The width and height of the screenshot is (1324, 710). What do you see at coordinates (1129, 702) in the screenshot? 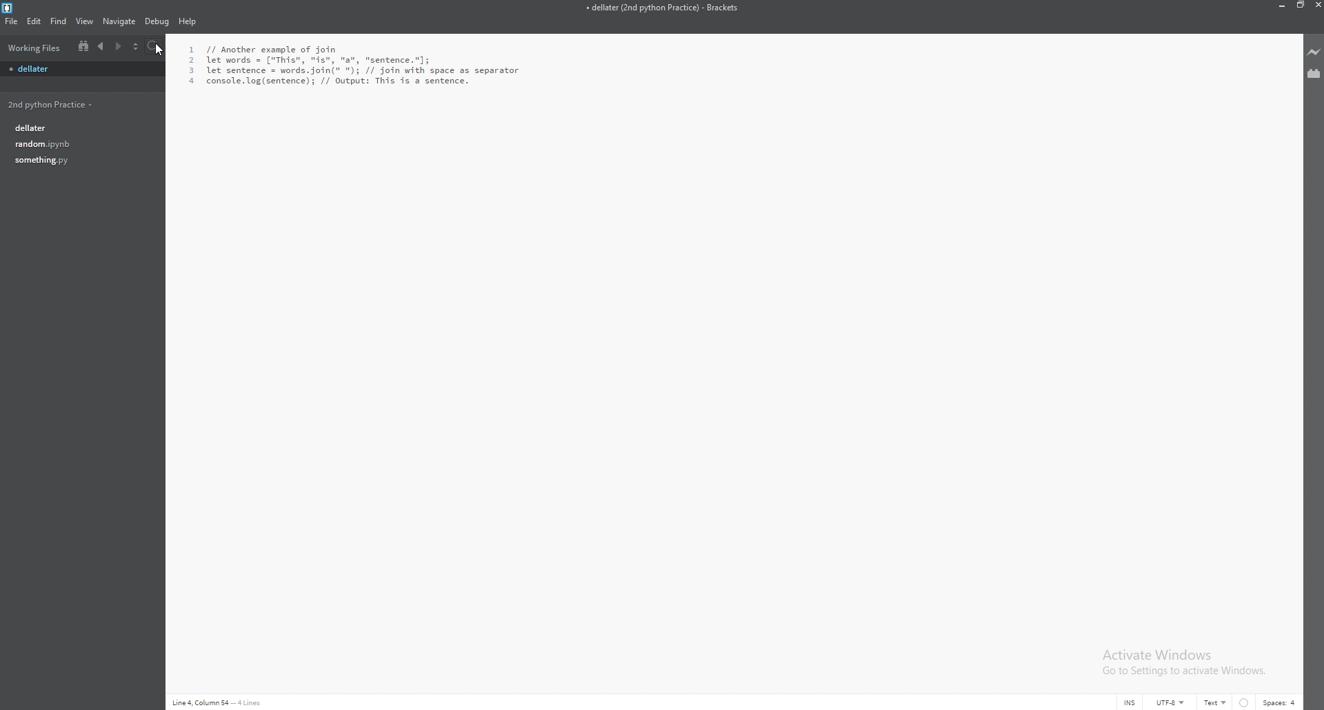
I see `cursor mode` at bounding box center [1129, 702].